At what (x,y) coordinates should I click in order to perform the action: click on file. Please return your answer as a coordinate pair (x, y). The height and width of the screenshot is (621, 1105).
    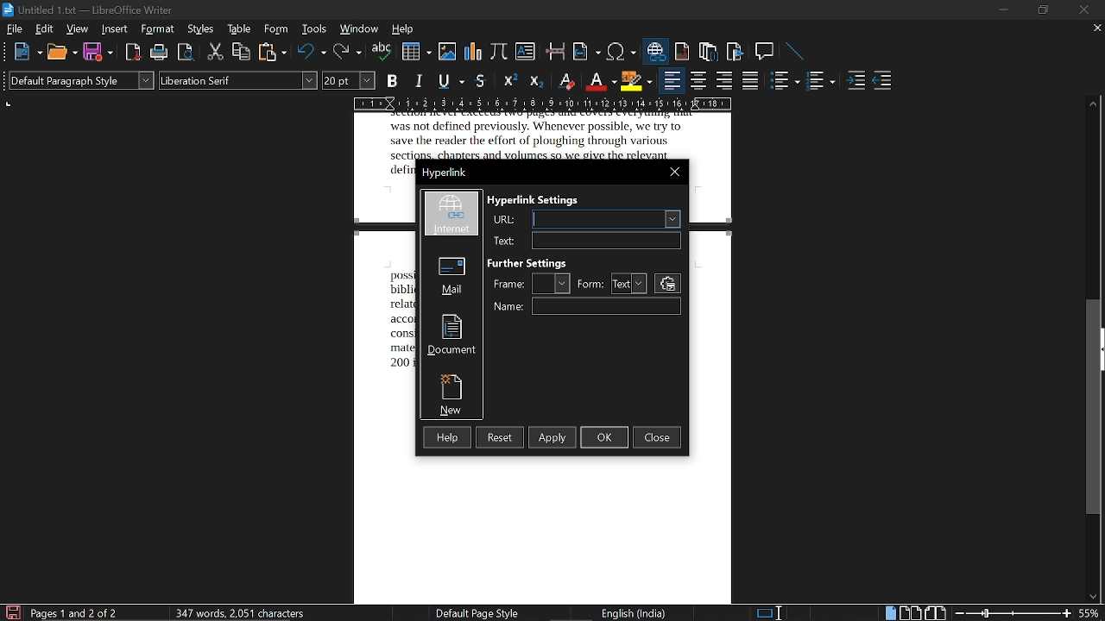
    Looking at the image, I should click on (14, 29).